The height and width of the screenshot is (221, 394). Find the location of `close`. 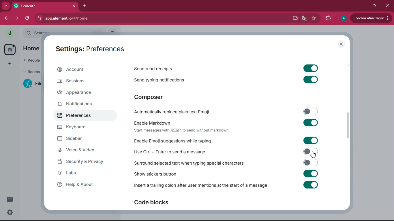

close is located at coordinates (388, 6).